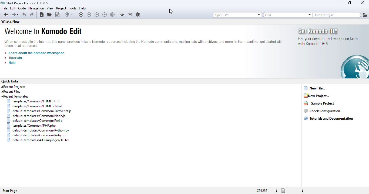  Describe the element at coordinates (350, 2) in the screenshot. I see `maximize` at that location.